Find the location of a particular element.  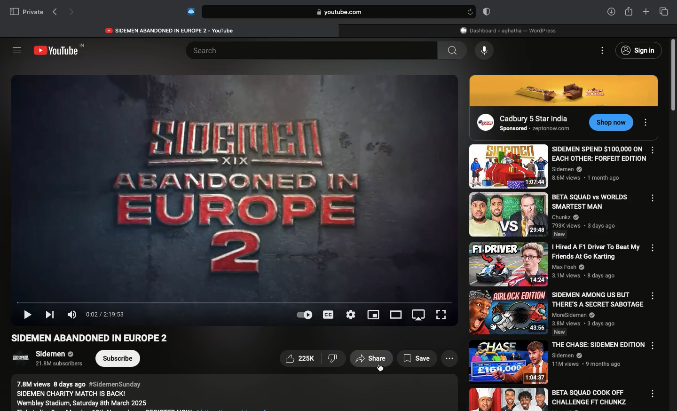

New tab is located at coordinates (646, 12).